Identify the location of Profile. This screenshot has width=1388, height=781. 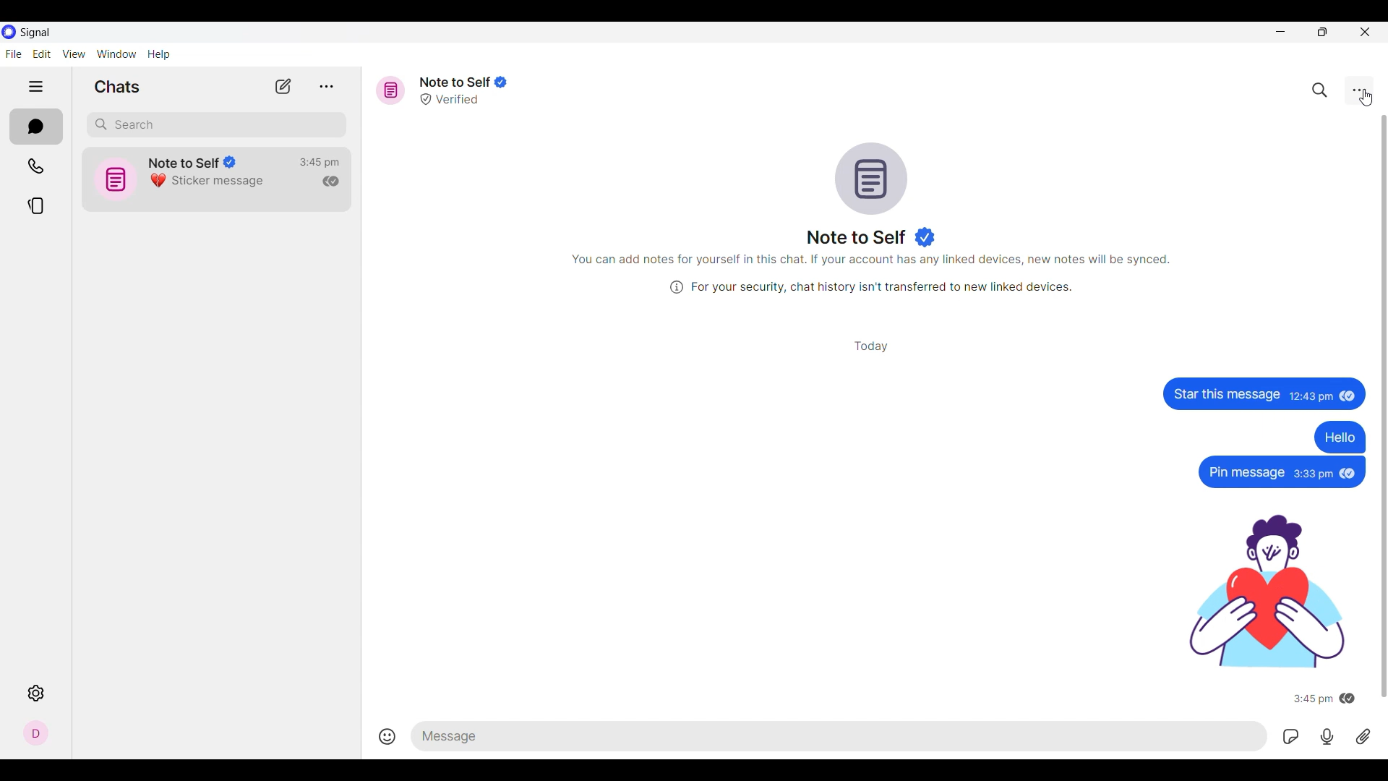
(35, 733).